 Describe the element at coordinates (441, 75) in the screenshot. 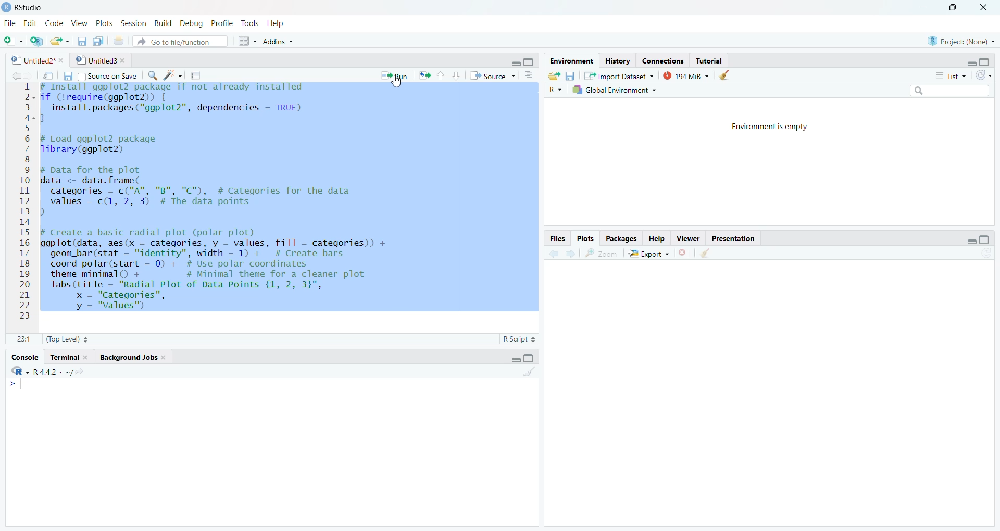

I see `up` at that location.